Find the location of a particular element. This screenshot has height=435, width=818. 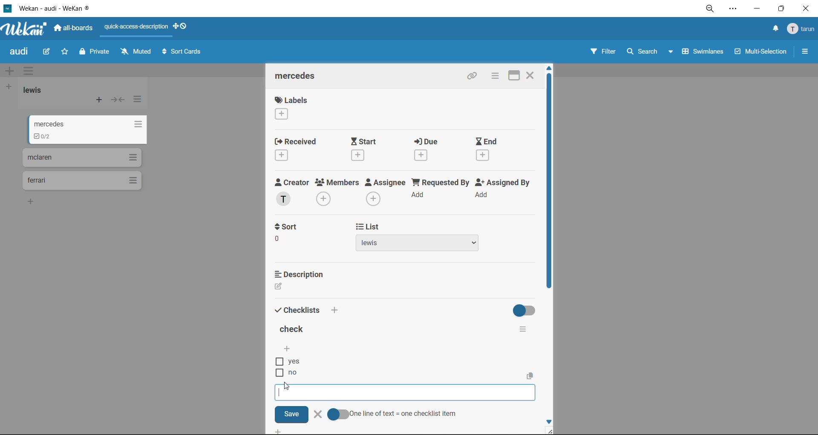

Add is located at coordinates (336, 309).